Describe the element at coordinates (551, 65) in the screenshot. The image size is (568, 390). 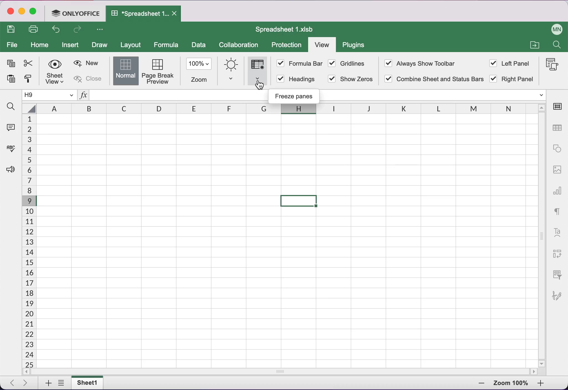
I see `macros` at that location.